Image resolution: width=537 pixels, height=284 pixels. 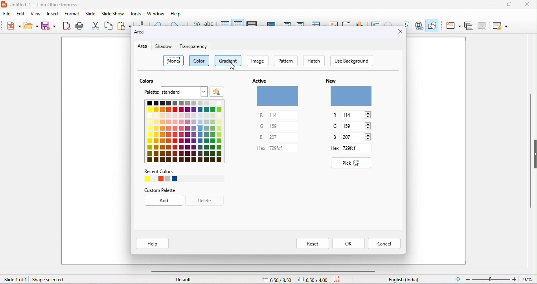 What do you see at coordinates (52, 280) in the screenshot?
I see `shape selected` at bounding box center [52, 280].